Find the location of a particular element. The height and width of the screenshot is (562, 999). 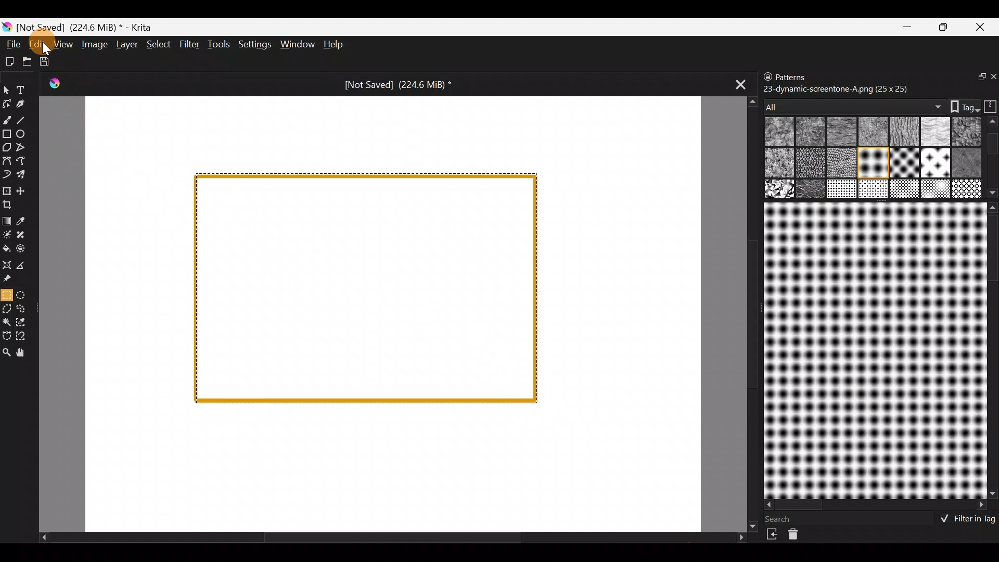

Colourise mask tool is located at coordinates (6, 234).